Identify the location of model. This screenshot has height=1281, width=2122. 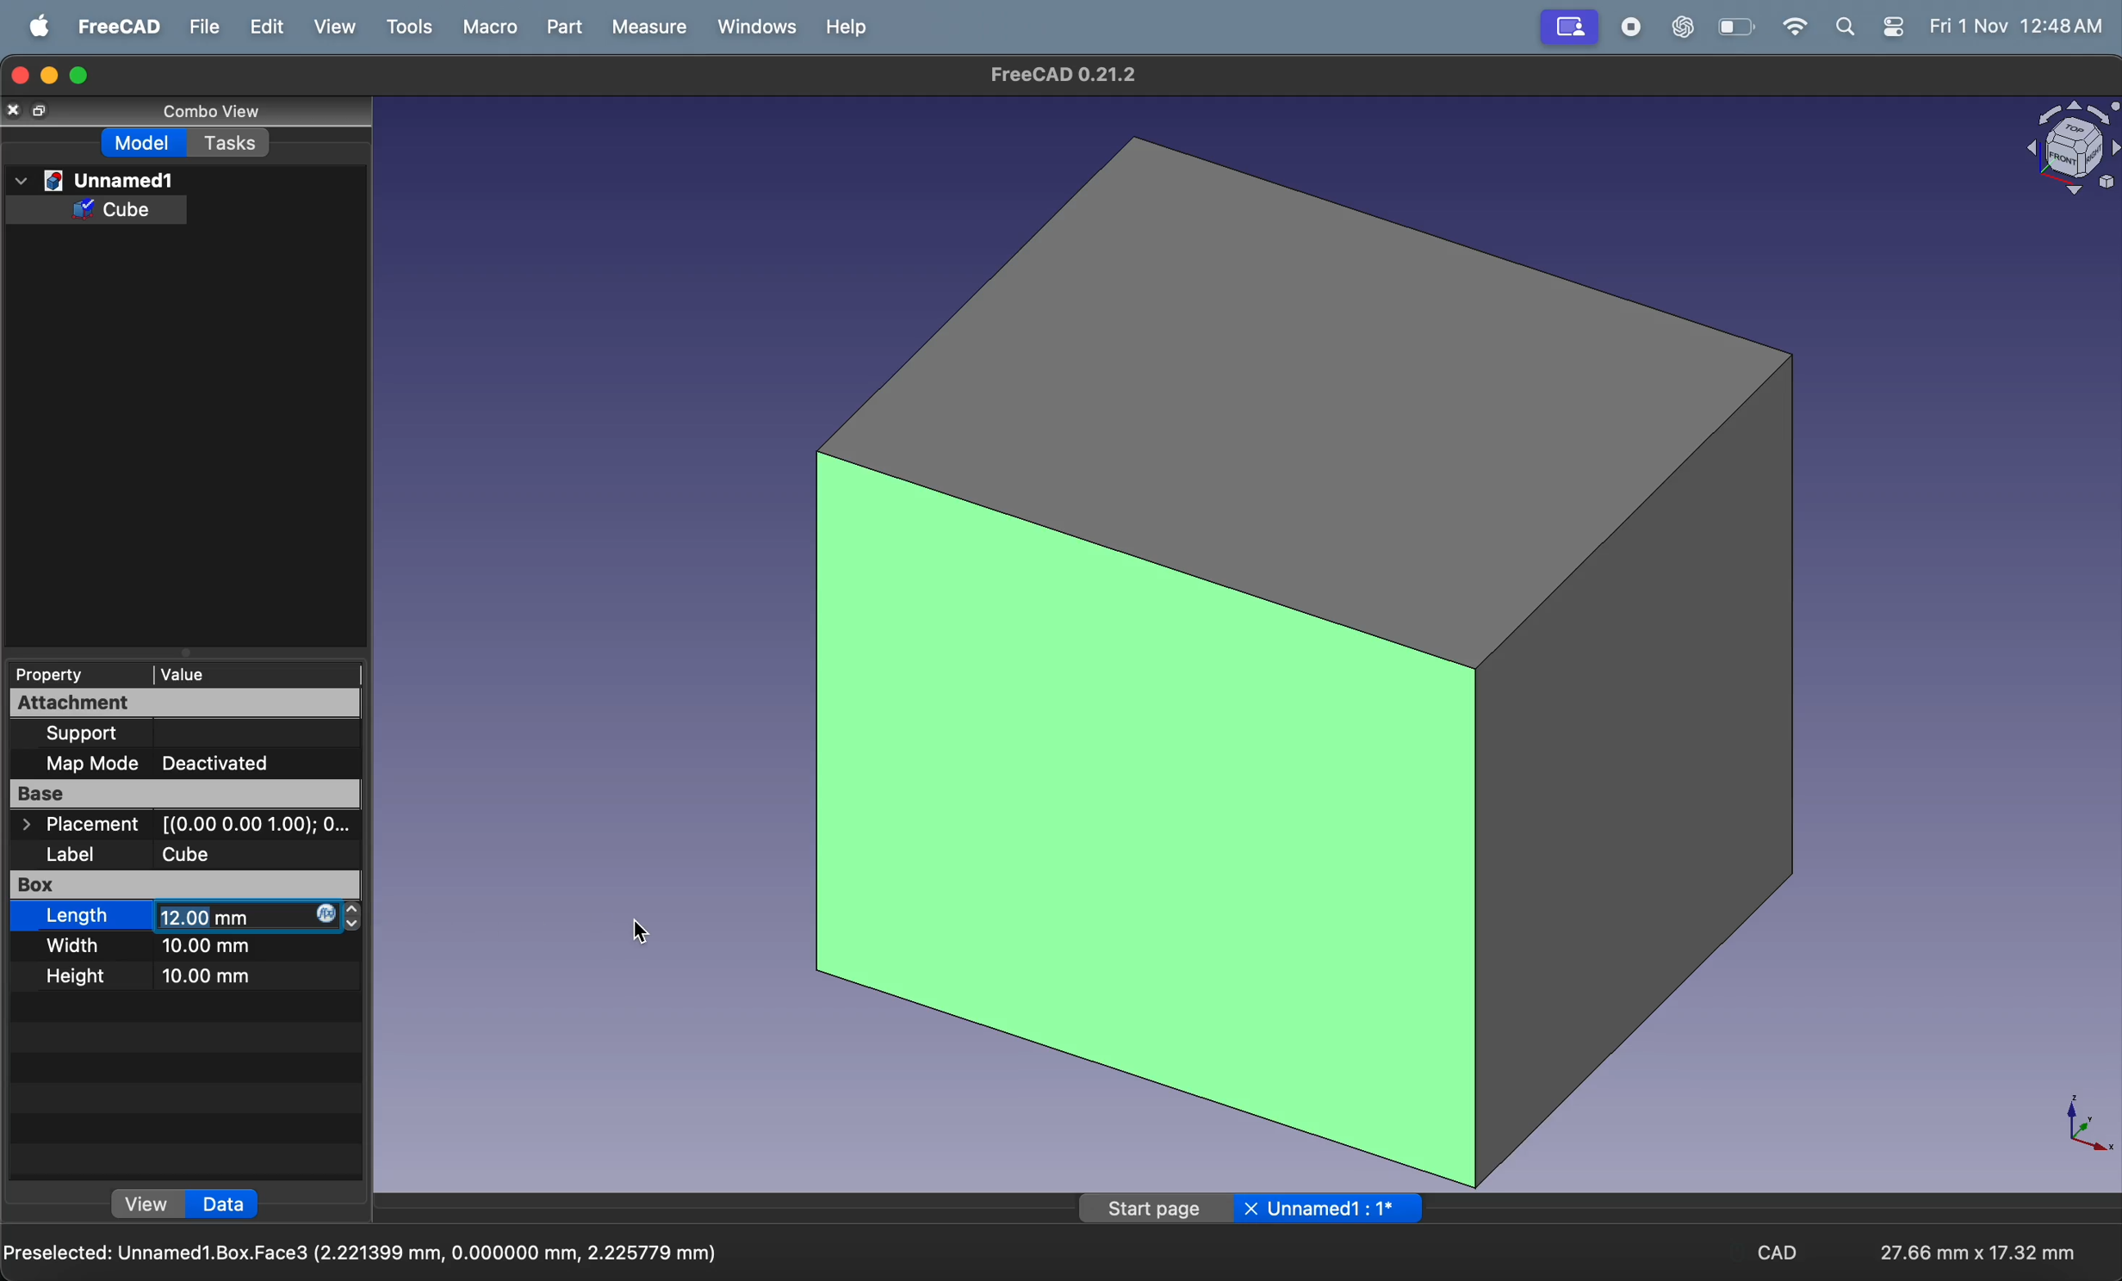
(147, 145).